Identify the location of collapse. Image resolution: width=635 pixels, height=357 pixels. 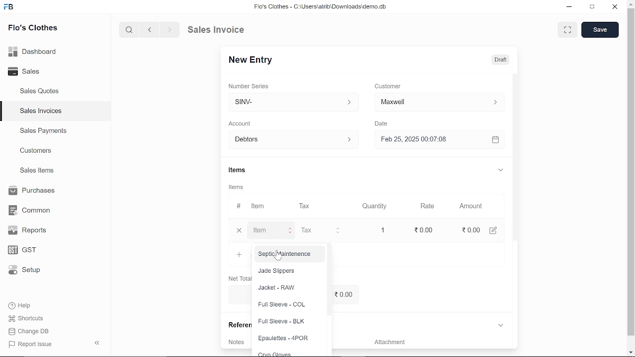
(98, 344).